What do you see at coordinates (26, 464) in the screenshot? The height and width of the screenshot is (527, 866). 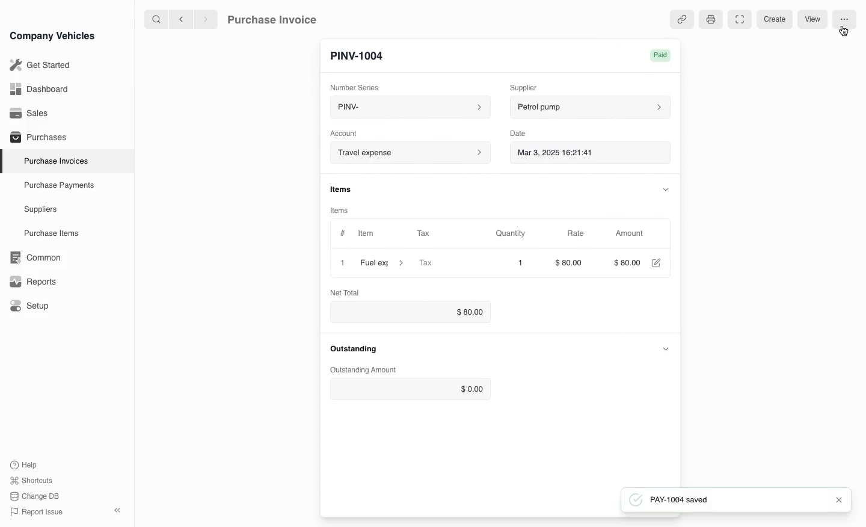 I see `Help` at bounding box center [26, 464].